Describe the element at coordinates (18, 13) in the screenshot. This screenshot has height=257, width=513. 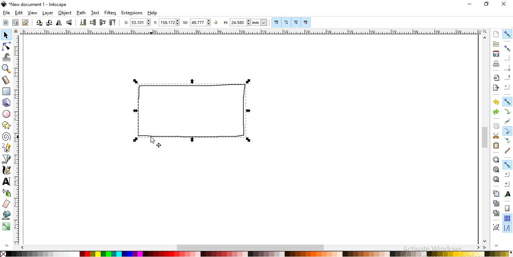
I see `edit` at that location.